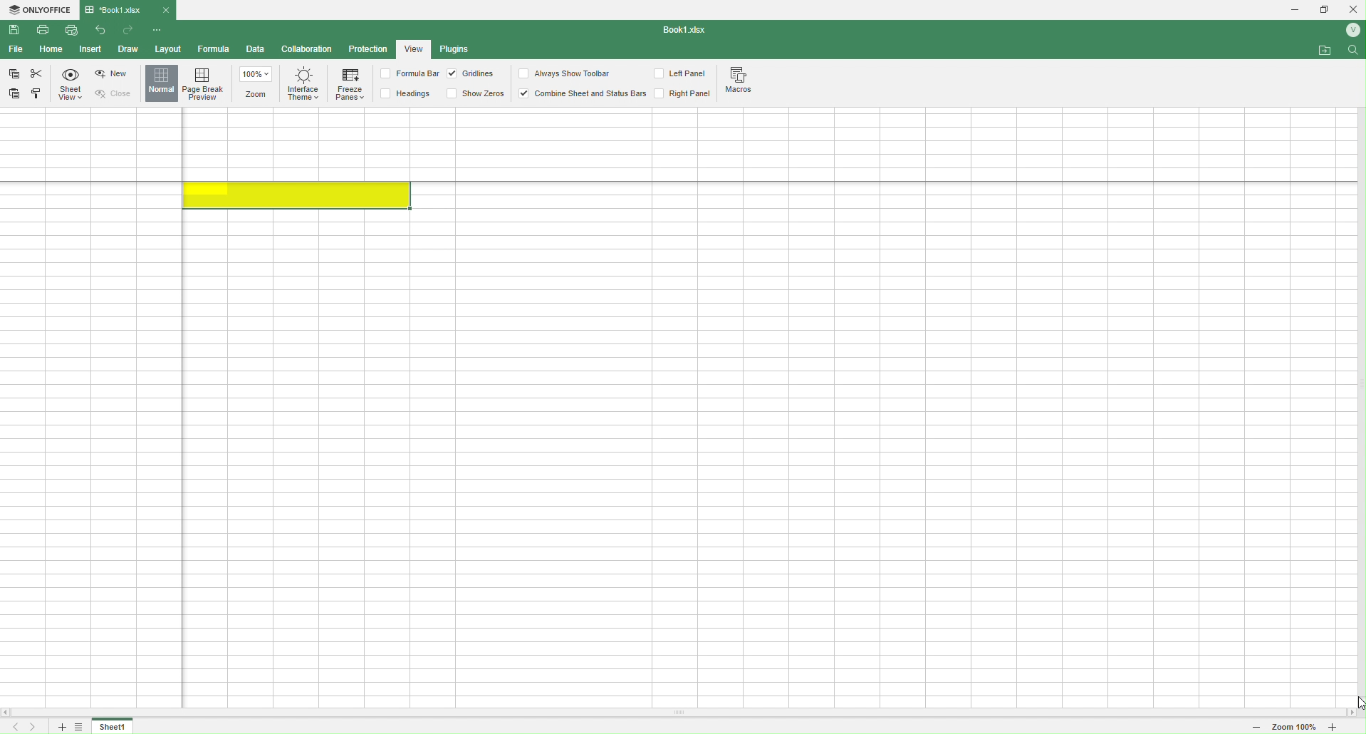 The image size is (1366, 734). What do you see at coordinates (119, 93) in the screenshot?
I see `Close` at bounding box center [119, 93].